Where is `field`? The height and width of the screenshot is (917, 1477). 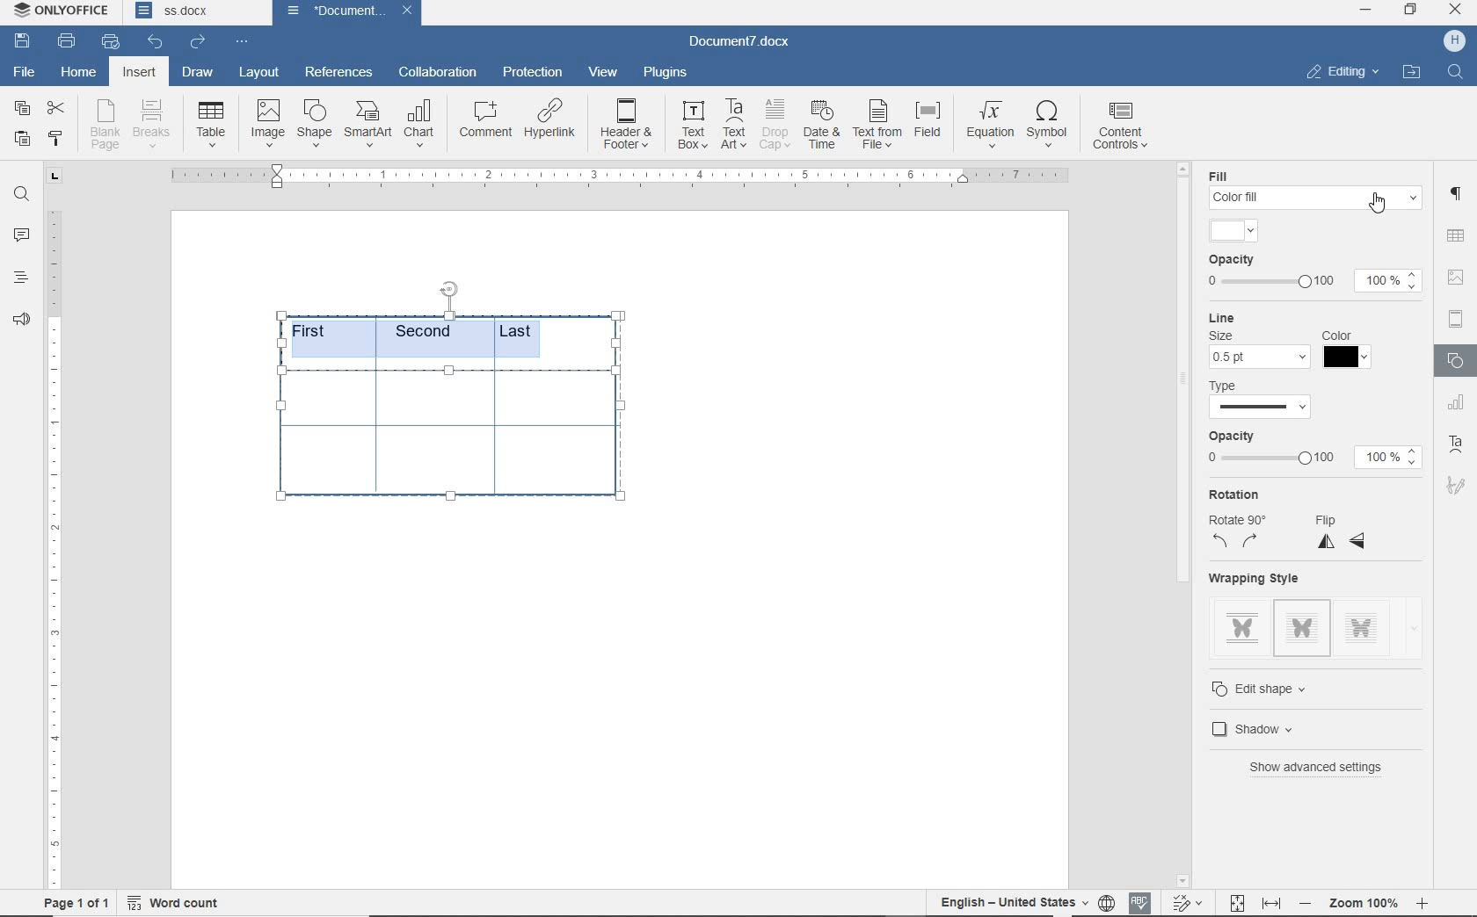
field is located at coordinates (930, 125).